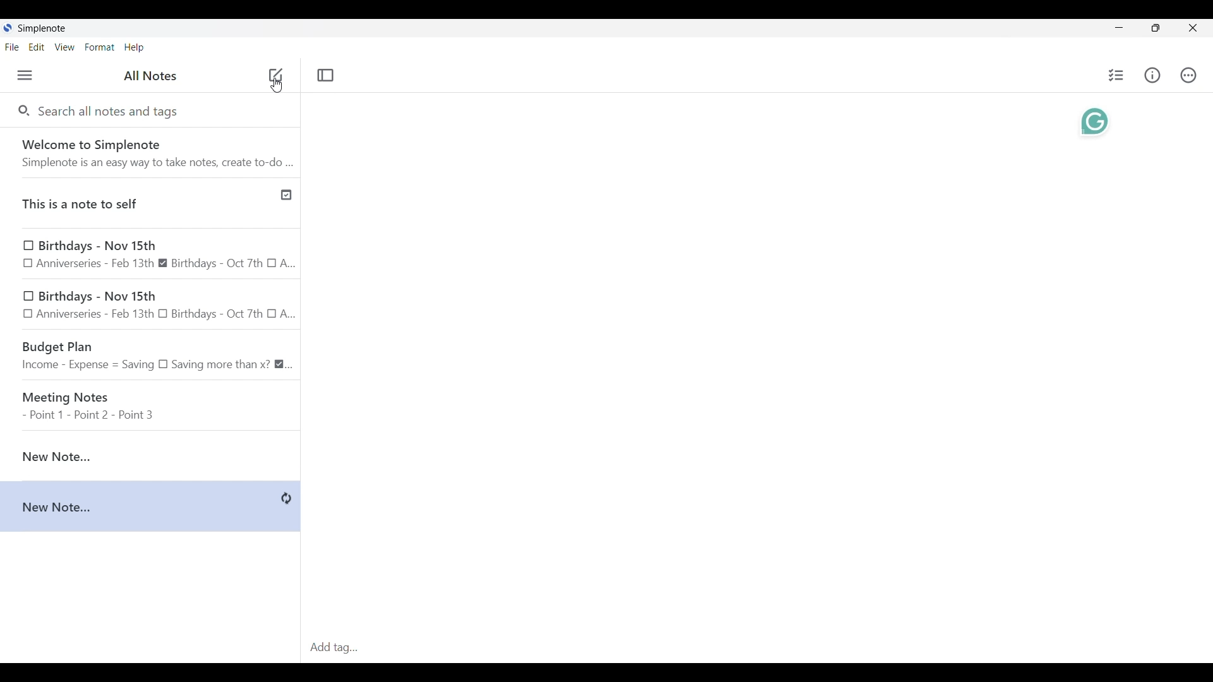  I want to click on Actions, so click(1188, 75).